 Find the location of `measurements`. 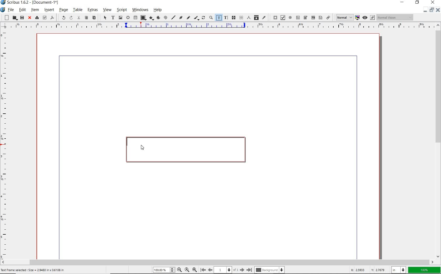

measurements is located at coordinates (248, 18).